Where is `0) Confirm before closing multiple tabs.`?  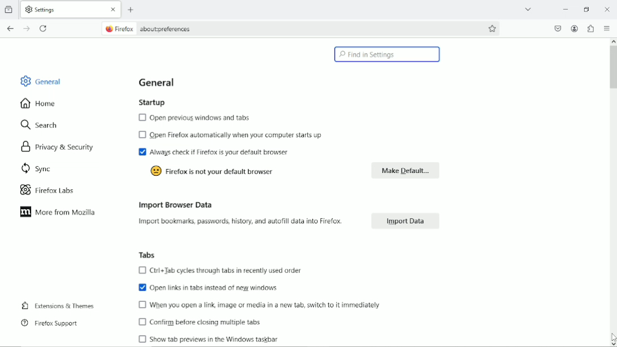 0) Confirm before closing multiple tabs. is located at coordinates (199, 323).